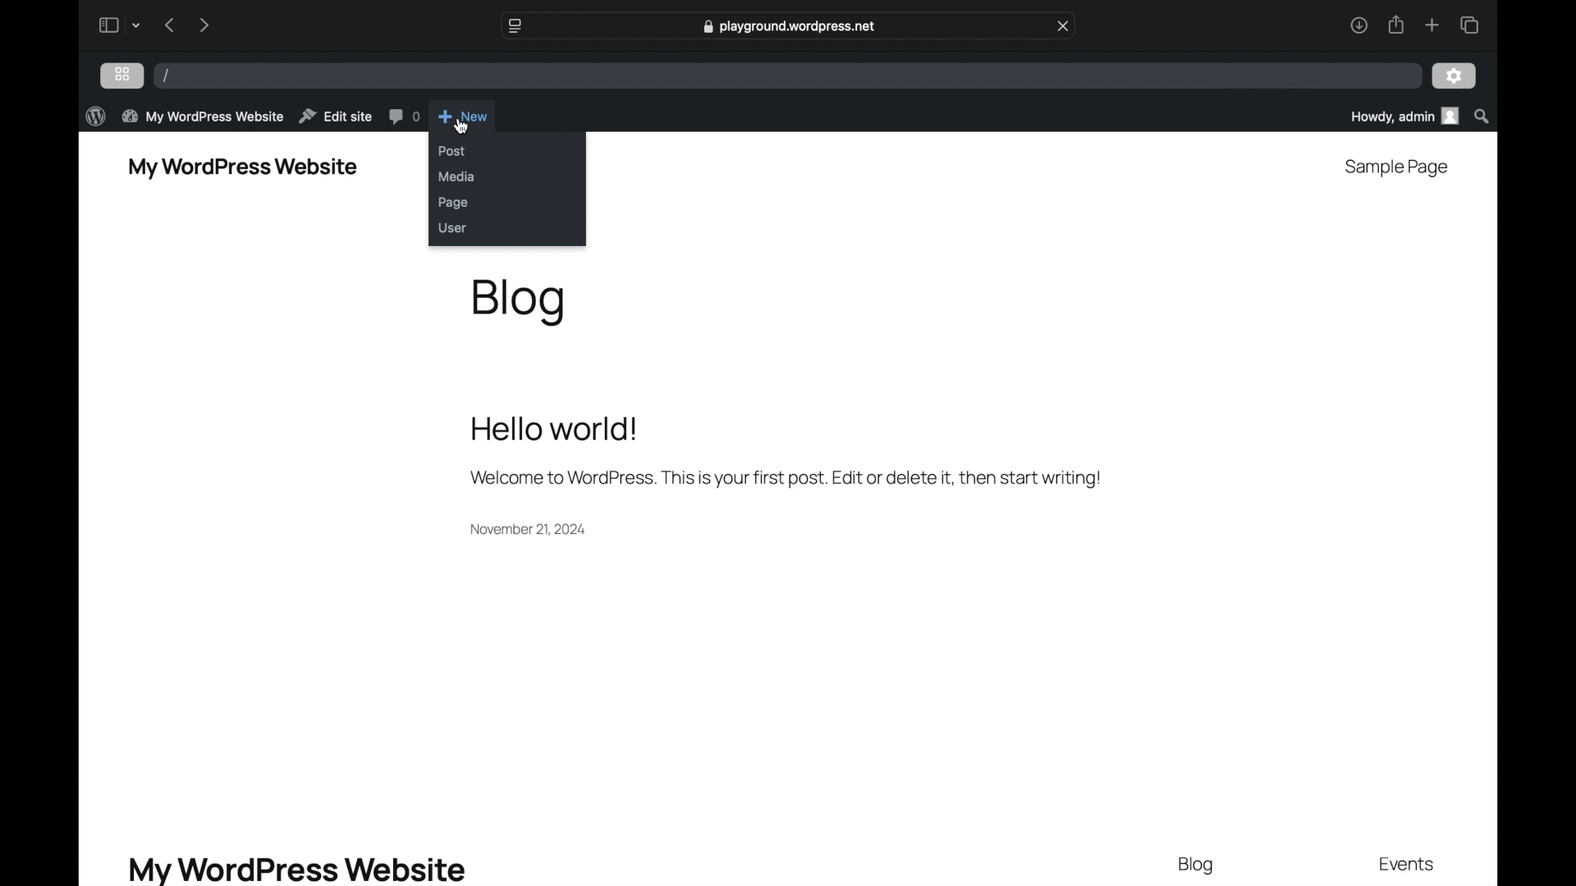 The height and width of the screenshot is (886, 1576). I want to click on pointer cursor, so click(456, 126).